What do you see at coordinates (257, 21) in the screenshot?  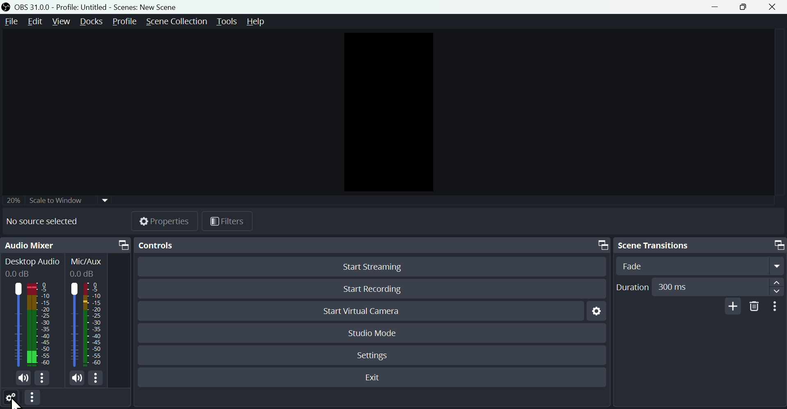 I see `help` at bounding box center [257, 21].